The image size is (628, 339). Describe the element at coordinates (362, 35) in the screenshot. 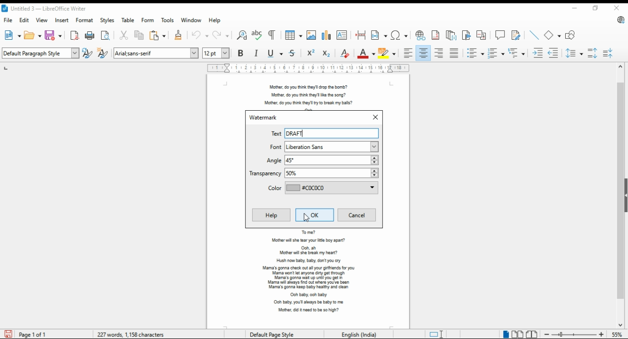

I see `insert page break` at that location.